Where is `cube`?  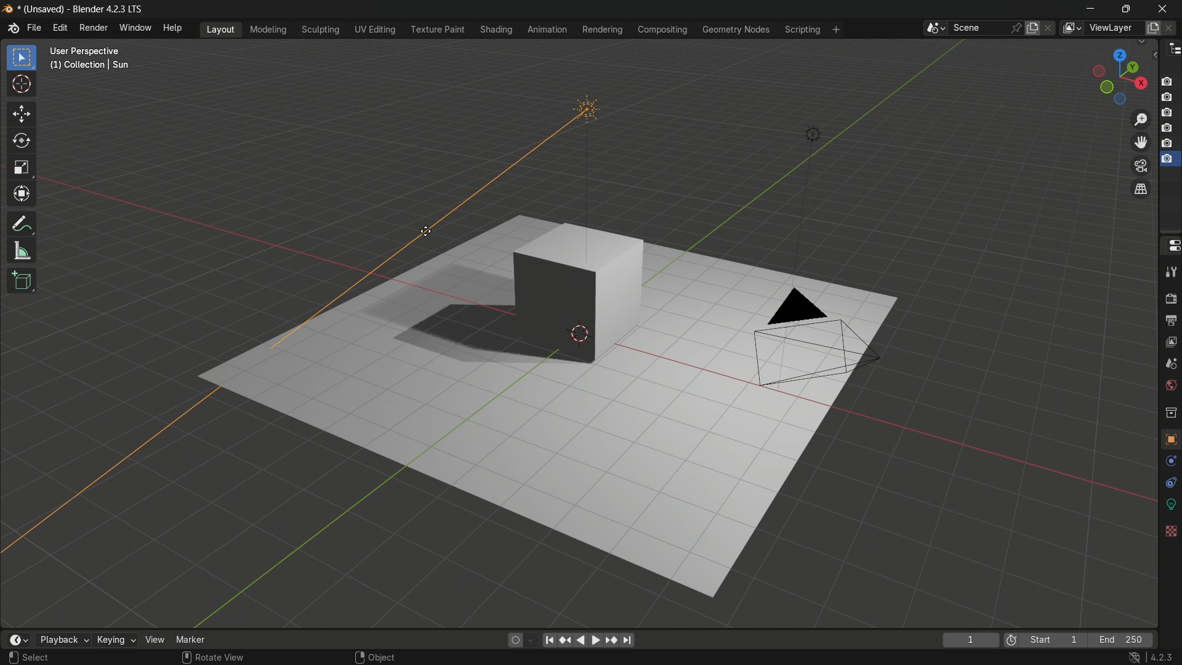
cube is located at coordinates (581, 292).